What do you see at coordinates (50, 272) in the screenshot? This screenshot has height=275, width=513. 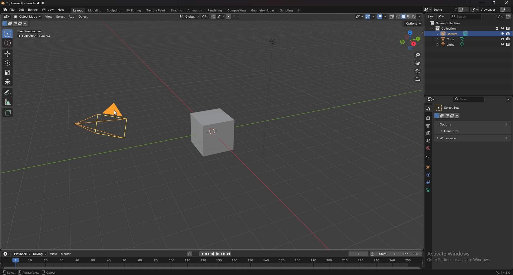 I see `object` at bounding box center [50, 272].